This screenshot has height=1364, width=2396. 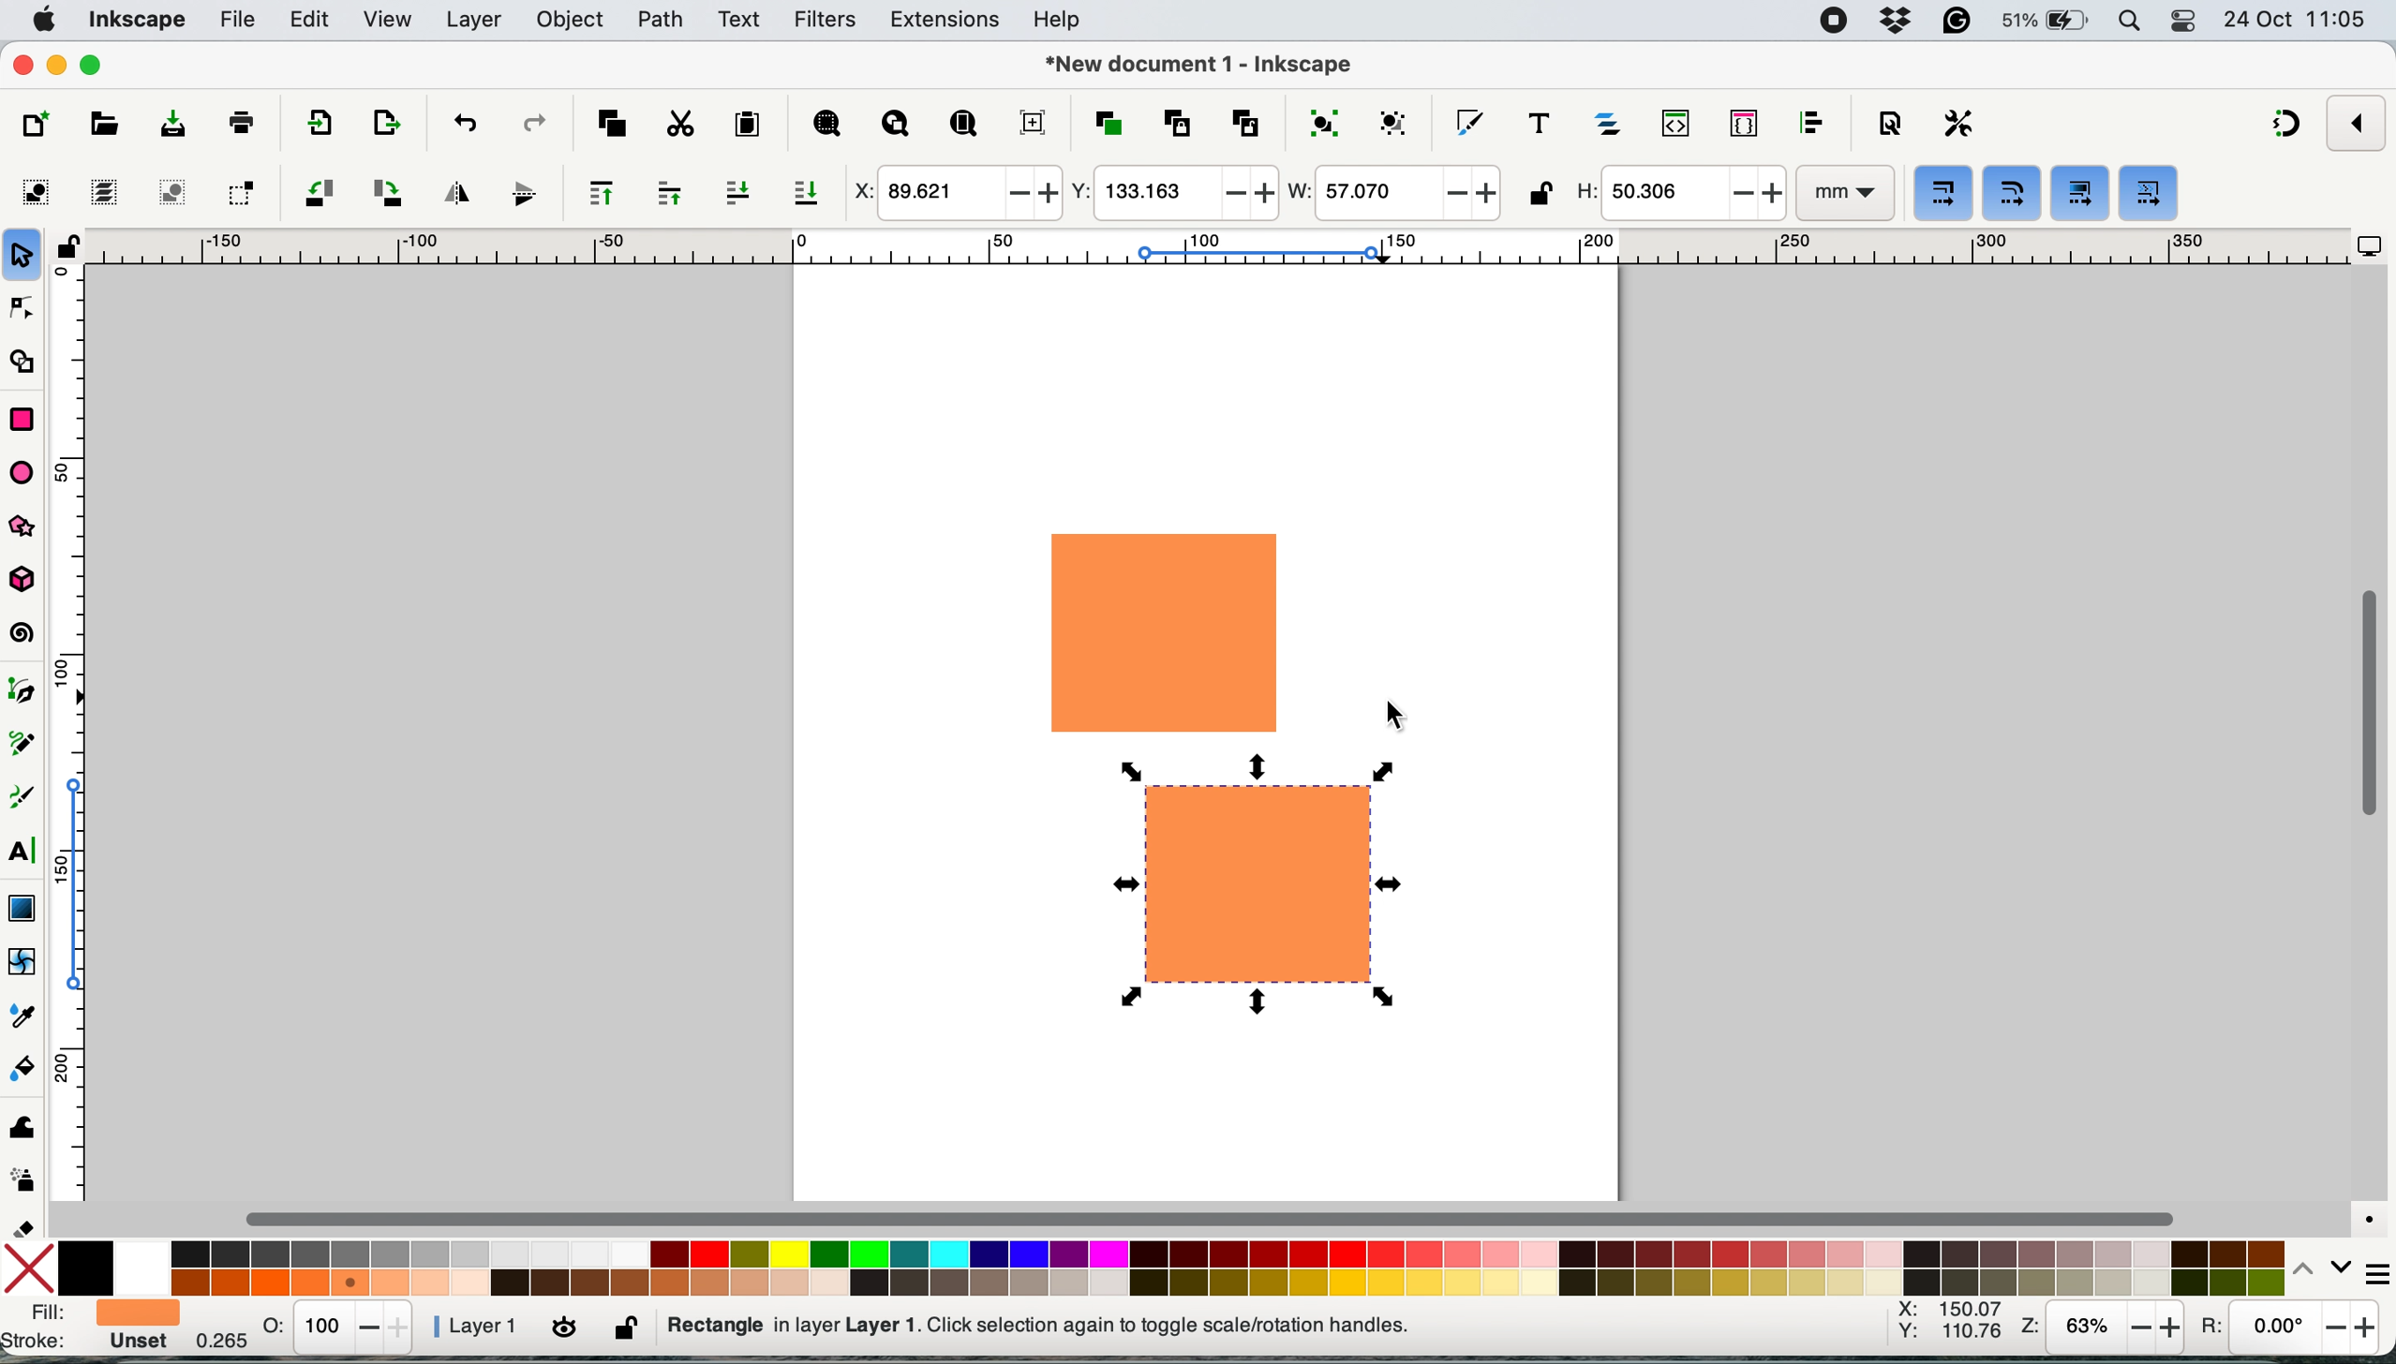 I want to click on open import, so click(x=385, y=123).